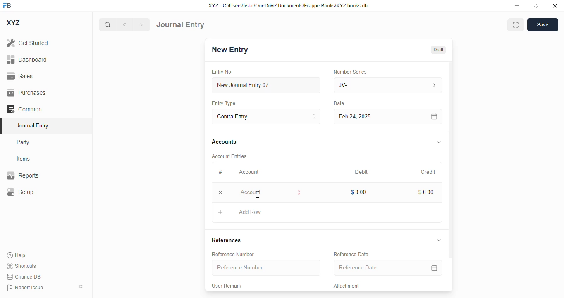  What do you see at coordinates (267, 85) in the screenshot?
I see `new journal entry 07` at bounding box center [267, 85].